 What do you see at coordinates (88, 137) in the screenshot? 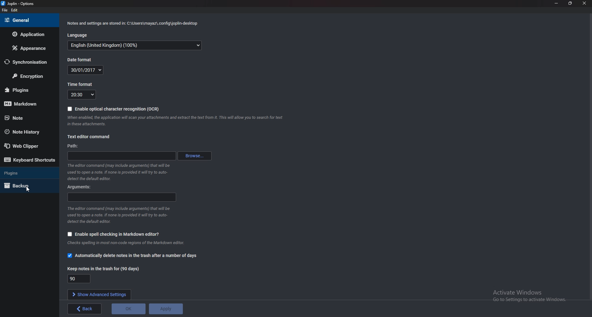
I see `Text editor command` at bounding box center [88, 137].